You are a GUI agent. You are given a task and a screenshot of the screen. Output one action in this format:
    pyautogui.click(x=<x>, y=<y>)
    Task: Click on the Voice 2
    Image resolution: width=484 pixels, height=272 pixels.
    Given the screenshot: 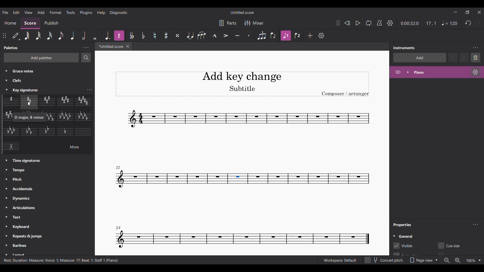 What is the action you would take?
    pyautogui.click(x=297, y=36)
    